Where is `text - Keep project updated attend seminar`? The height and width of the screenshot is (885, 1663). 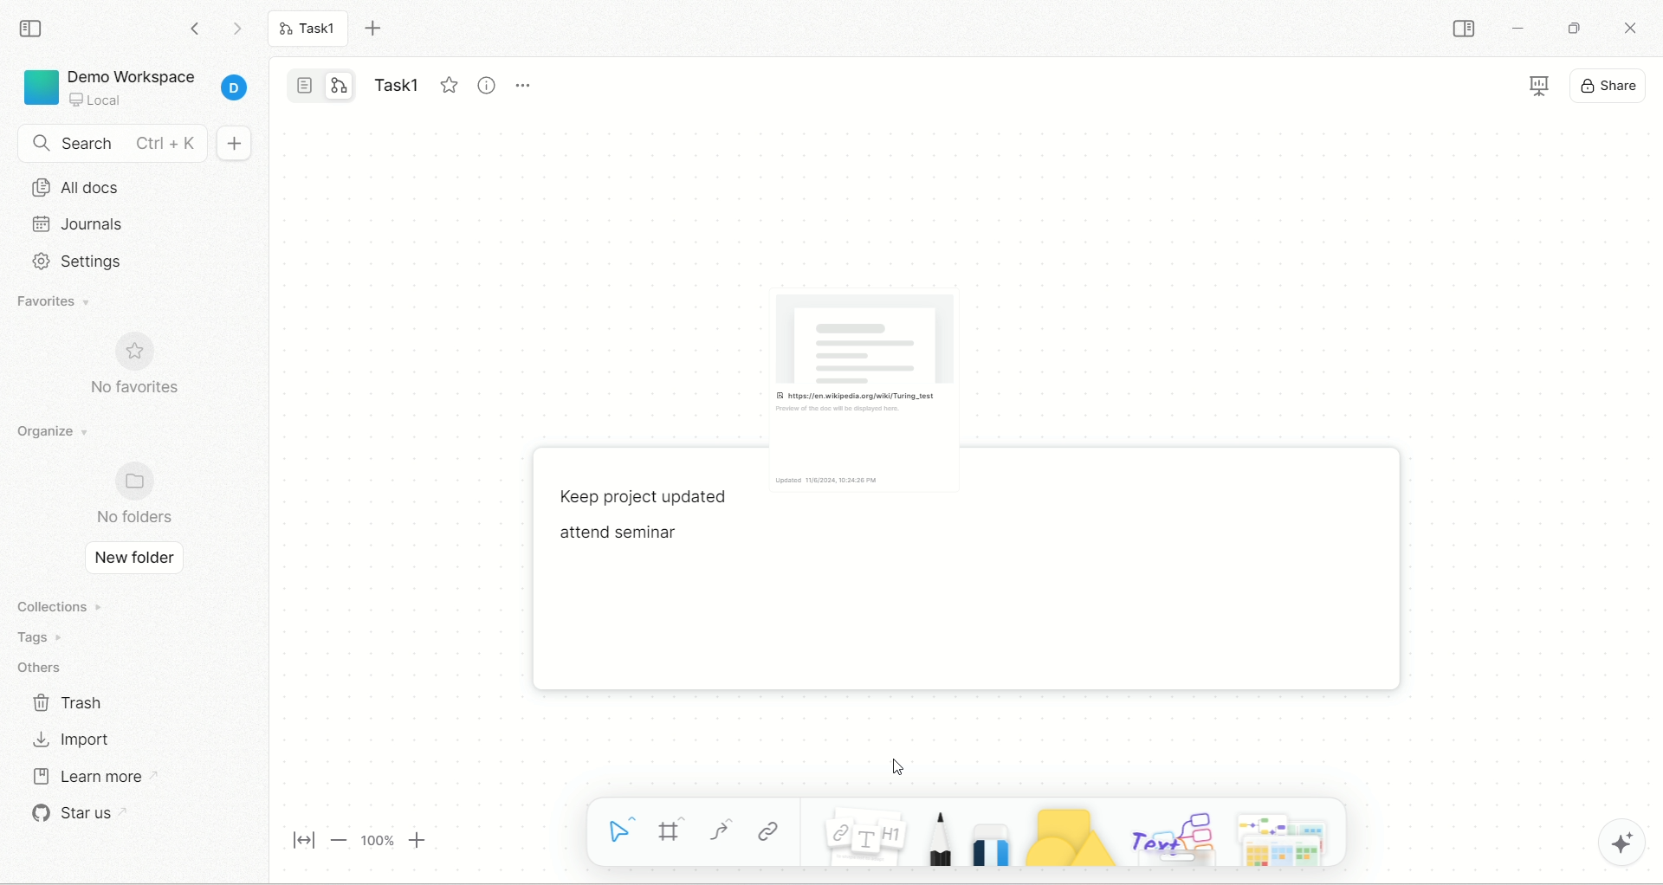
text - Keep project updated attend seminar is located at coordinates (645, 525).